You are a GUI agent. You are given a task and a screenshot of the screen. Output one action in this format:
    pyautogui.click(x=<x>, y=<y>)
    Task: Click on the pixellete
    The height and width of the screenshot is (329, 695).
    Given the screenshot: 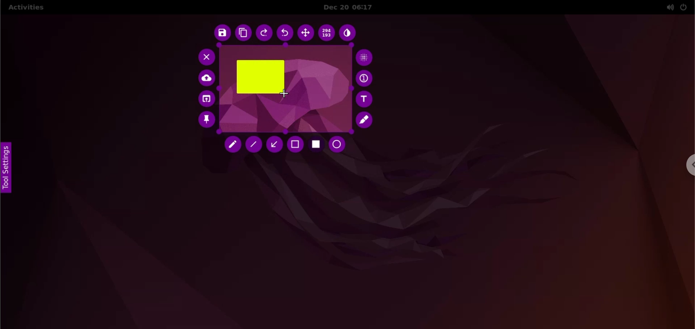 What is the action you would take?
    pyautogui.click(x=365, y=57)
    